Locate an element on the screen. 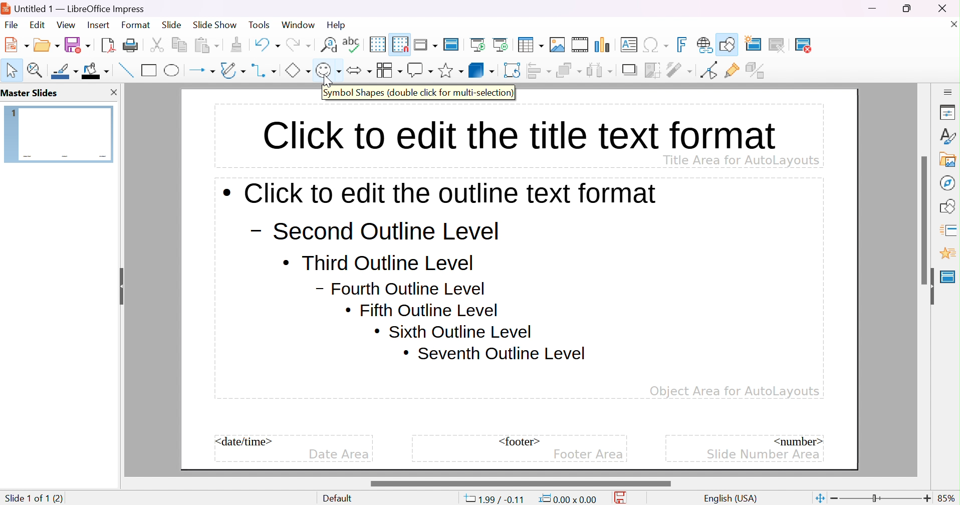 This screenshot has height=505, width=960. insert text box is located at coordinates (628, 44).